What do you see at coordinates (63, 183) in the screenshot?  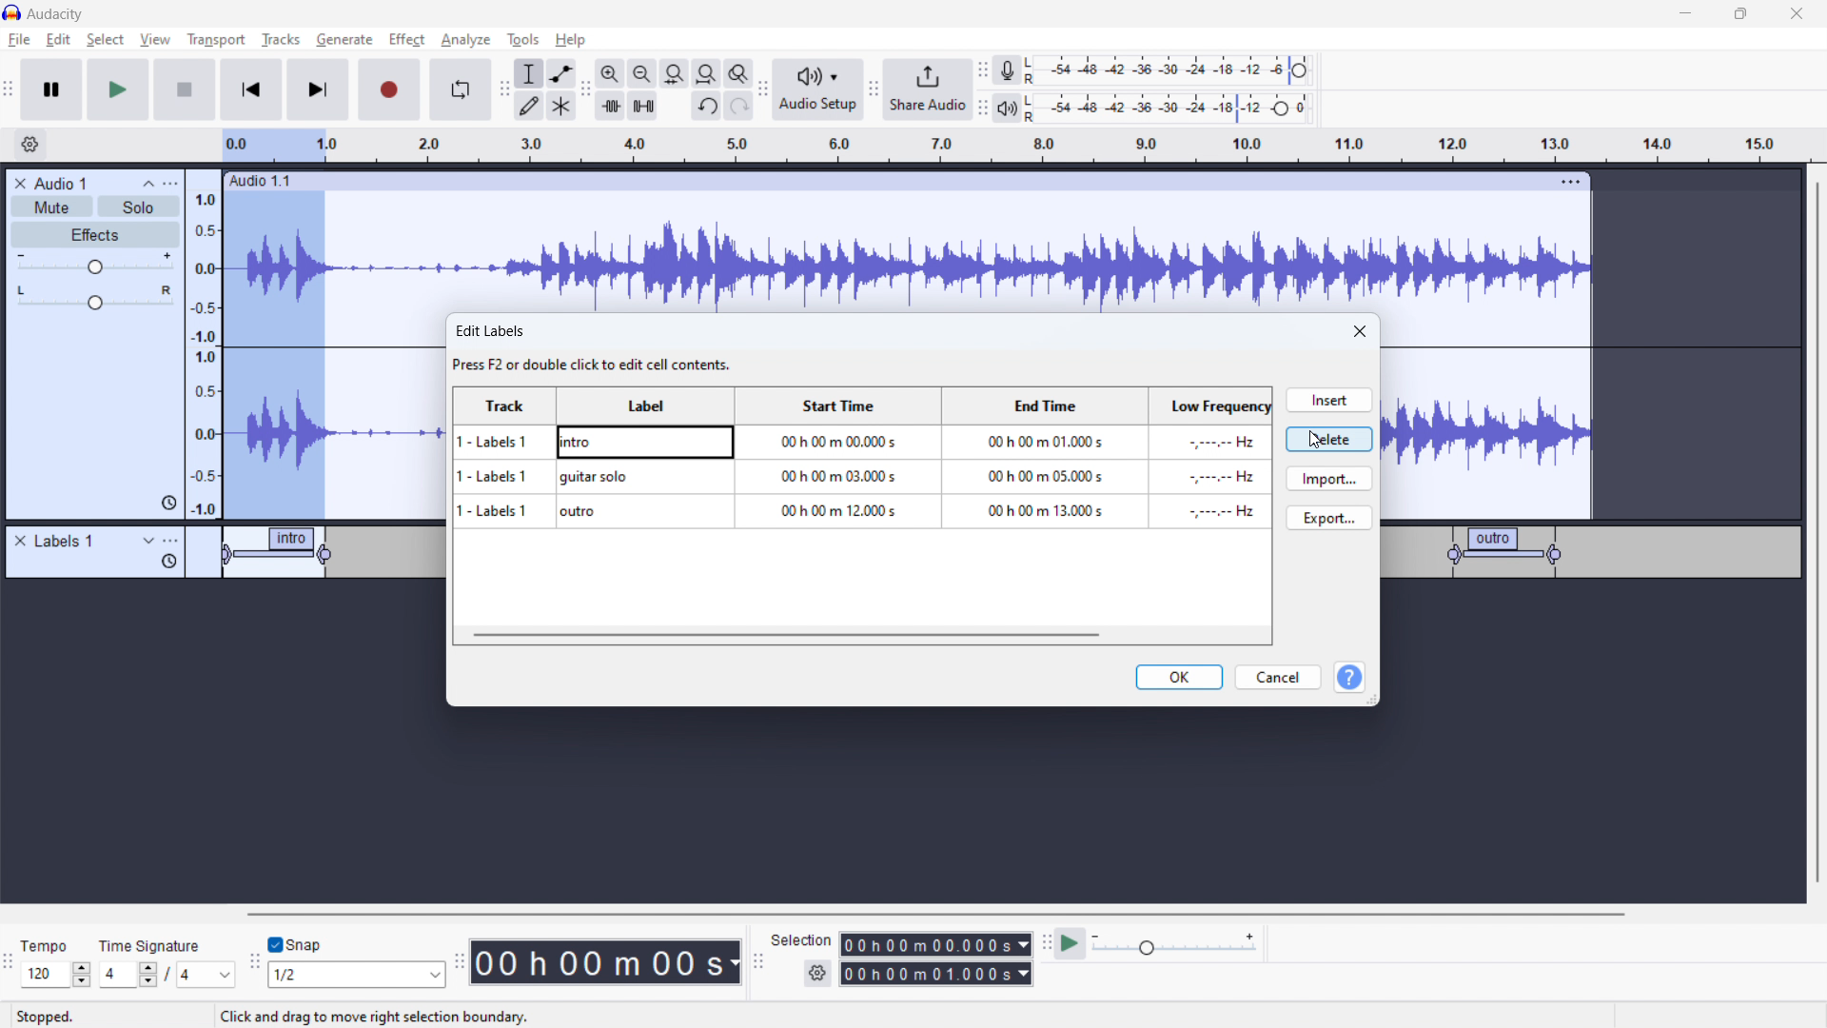 I see `track title` at bounding box center [63, 183].